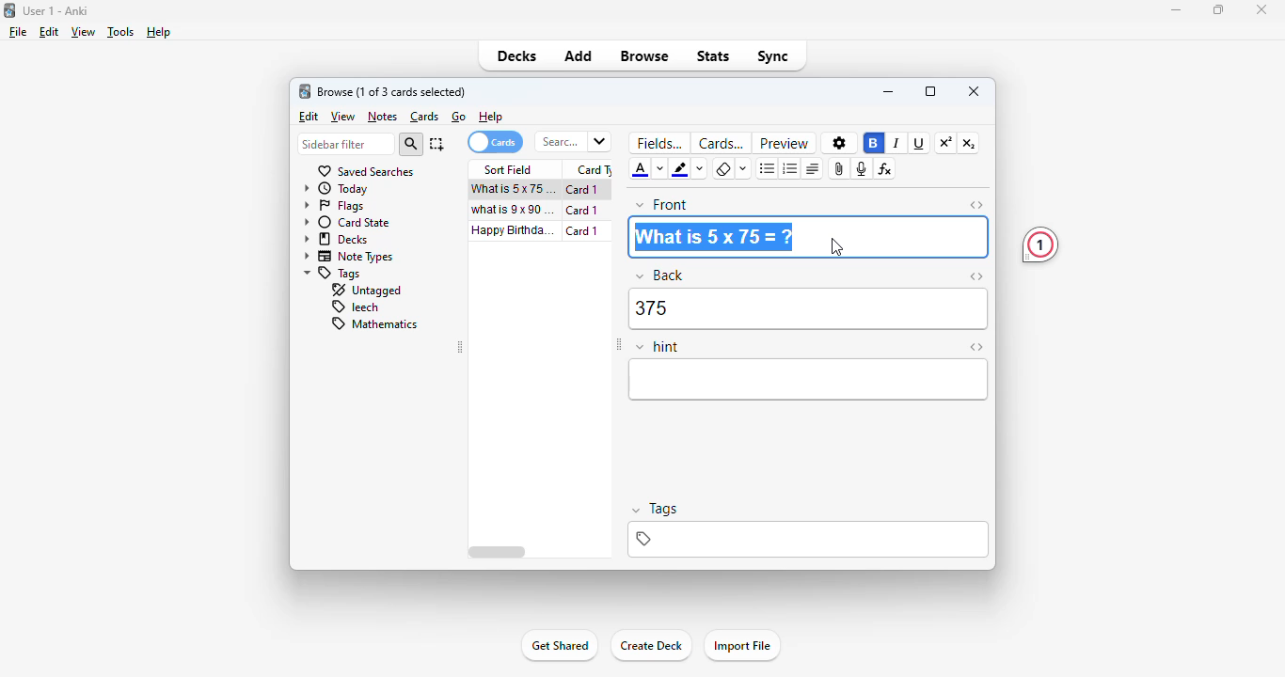 This screenshot has height=677, width=1285. Describe the element at coordinates (640, 170) in the screenshot. I see `text color` at that location.